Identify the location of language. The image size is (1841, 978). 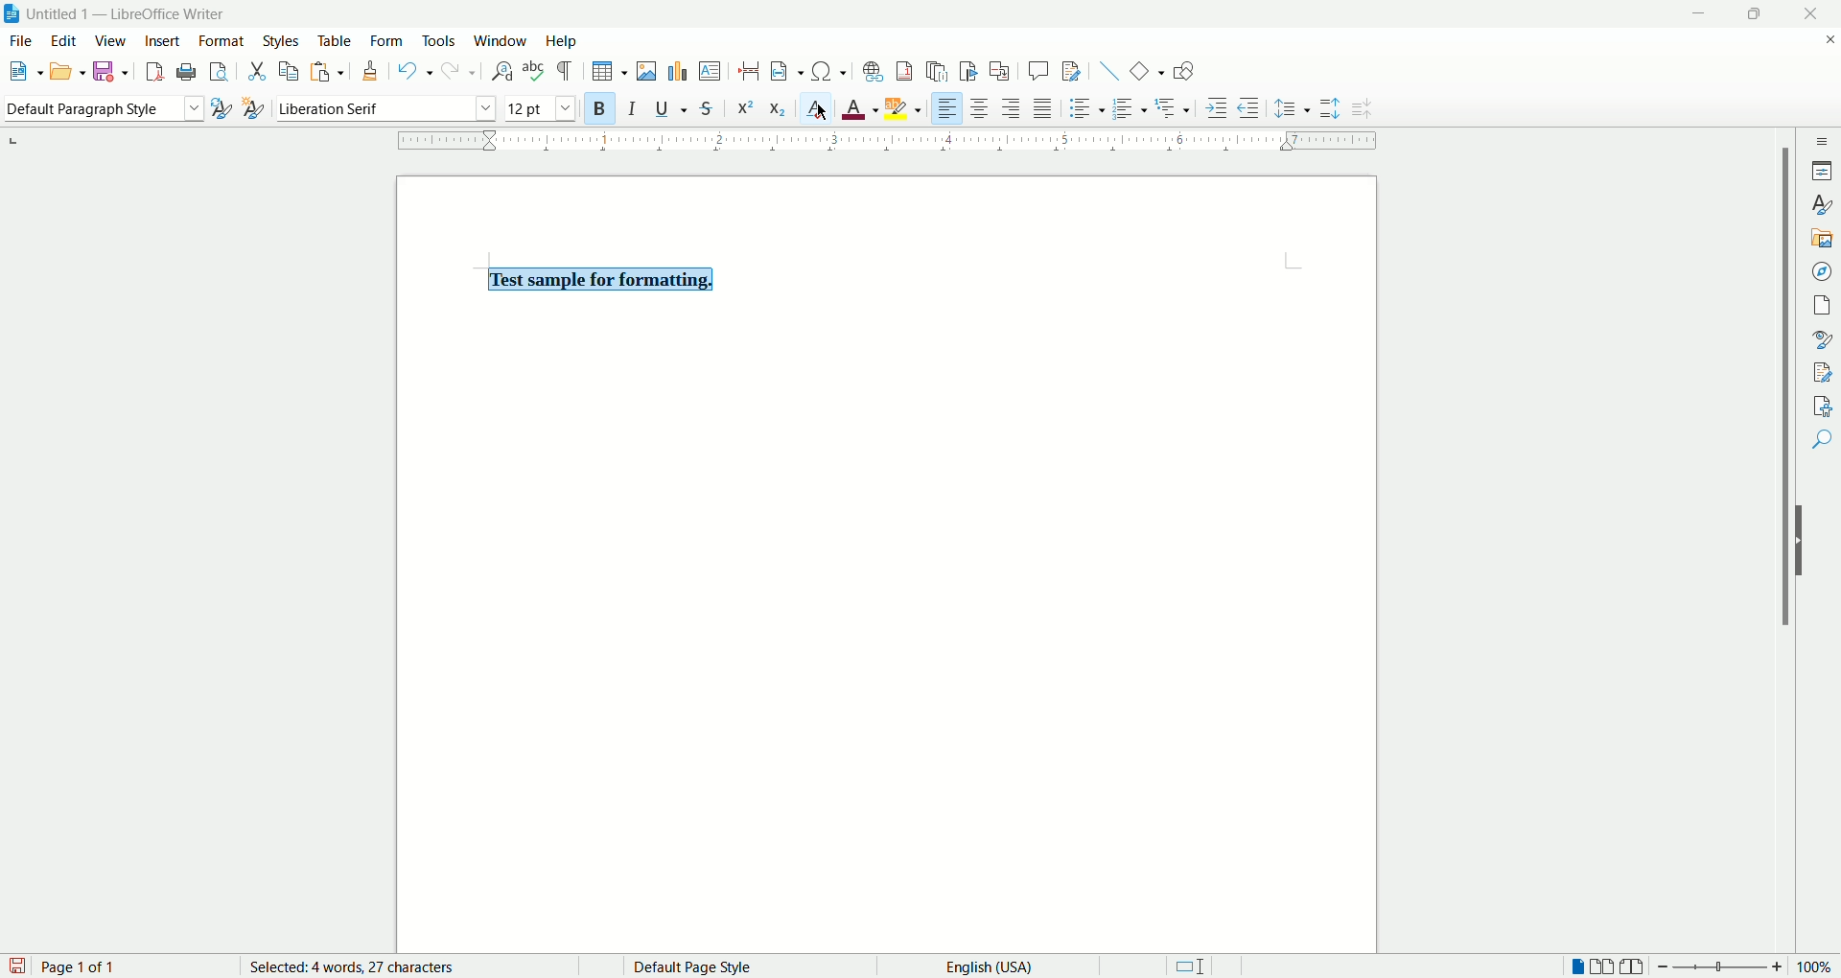
(998, 966).